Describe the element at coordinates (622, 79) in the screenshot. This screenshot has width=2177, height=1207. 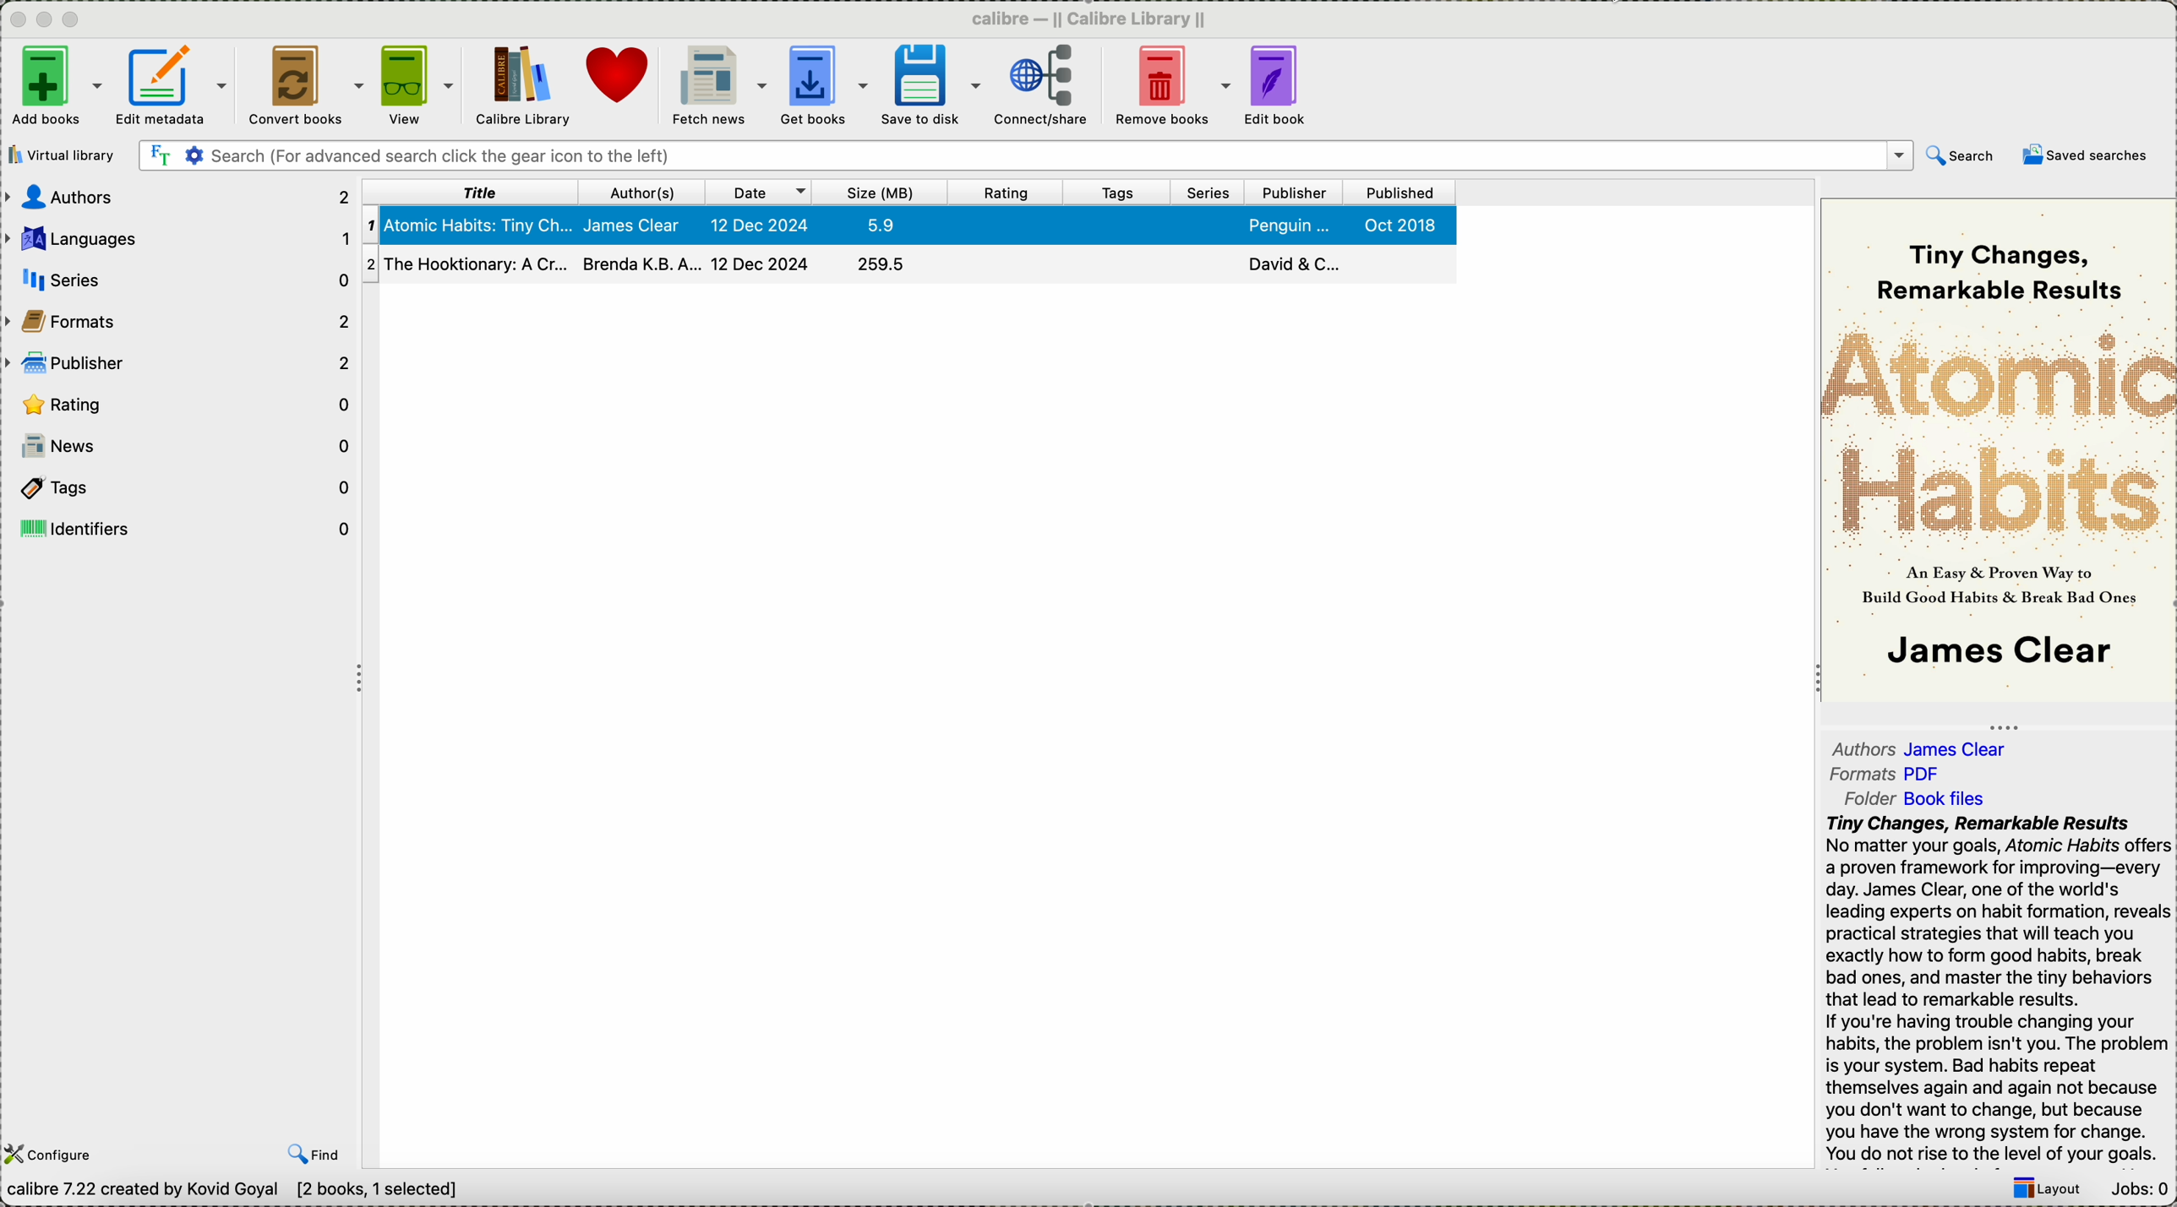
I see `donate` at that location.